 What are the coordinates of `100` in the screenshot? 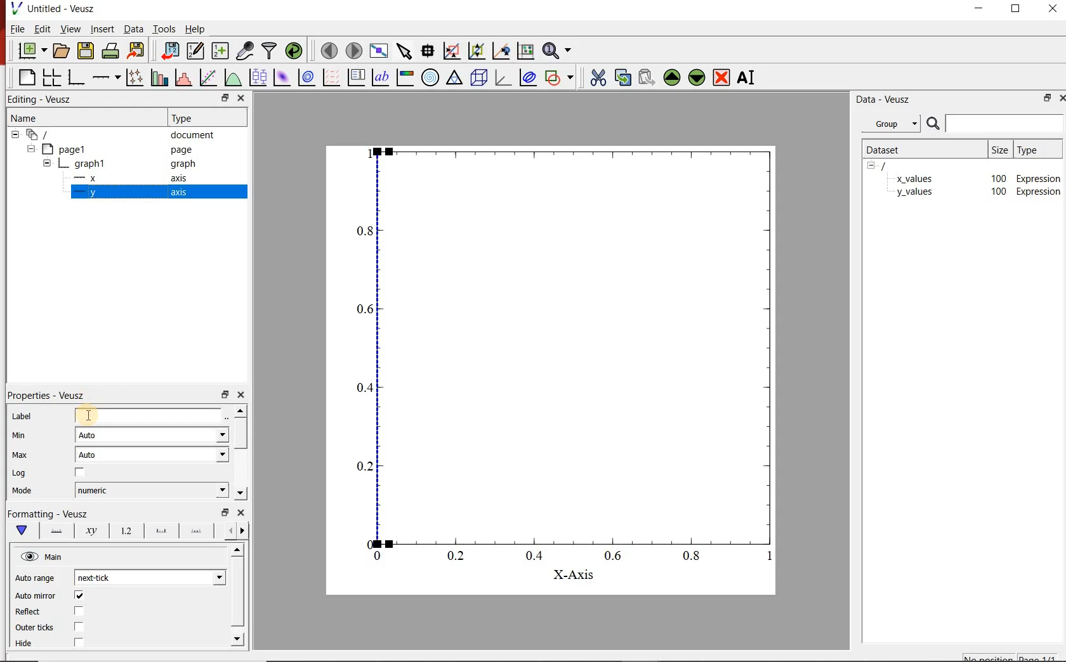 It's located at (997, 193).